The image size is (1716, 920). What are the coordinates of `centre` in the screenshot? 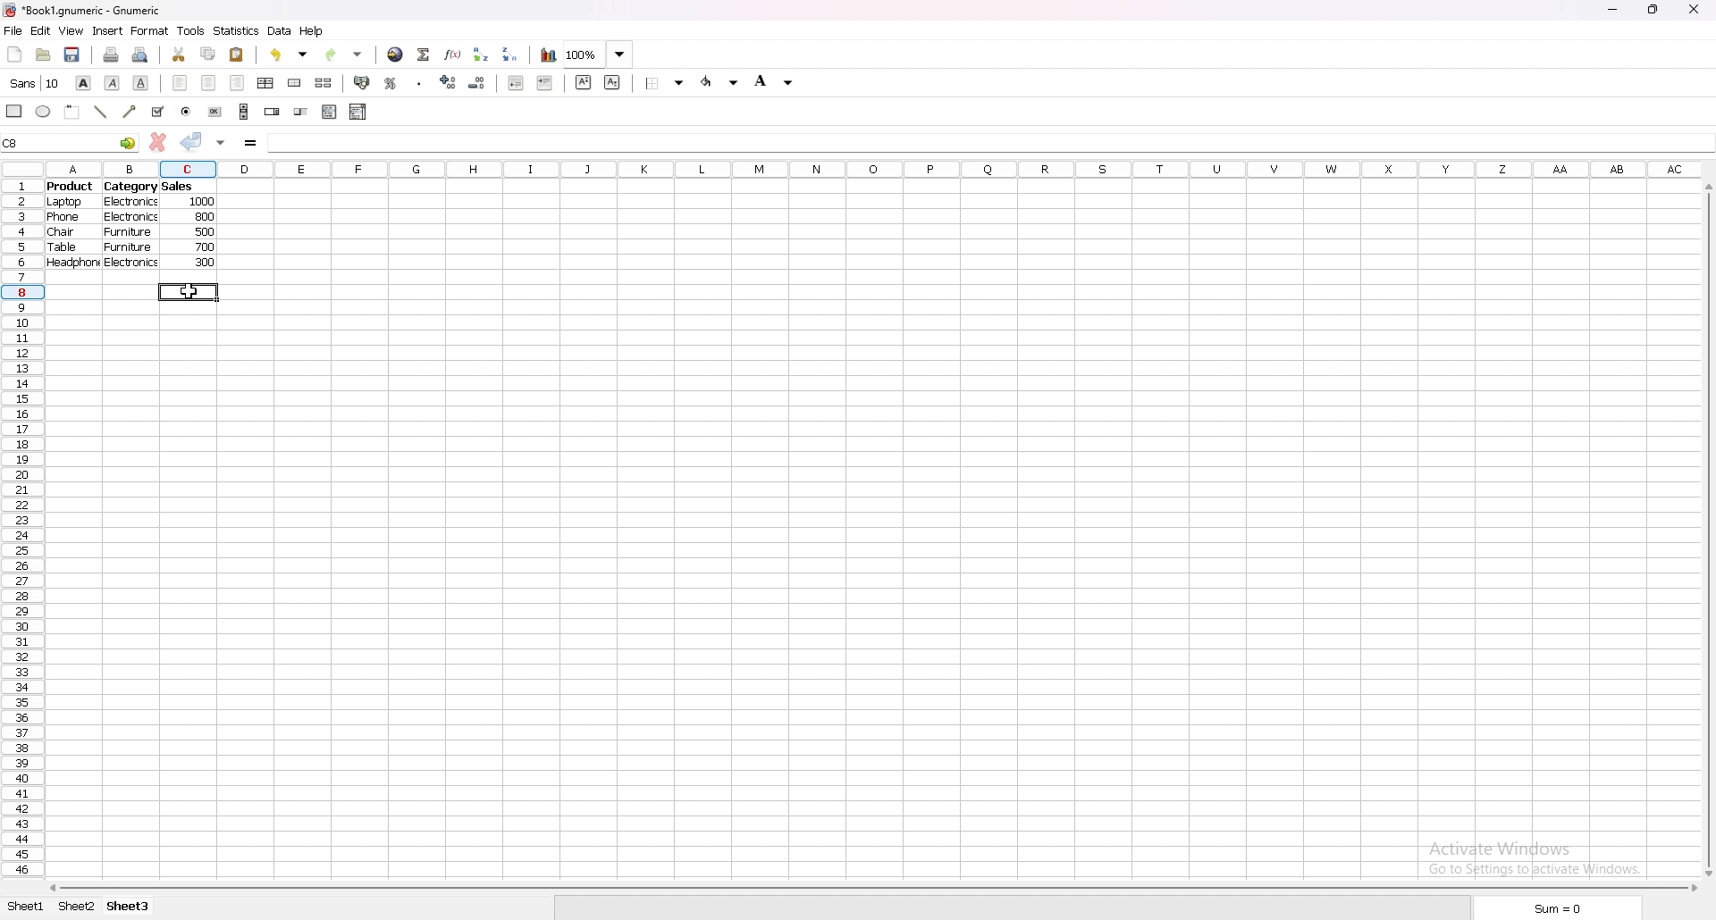 It's located at (208, 83).